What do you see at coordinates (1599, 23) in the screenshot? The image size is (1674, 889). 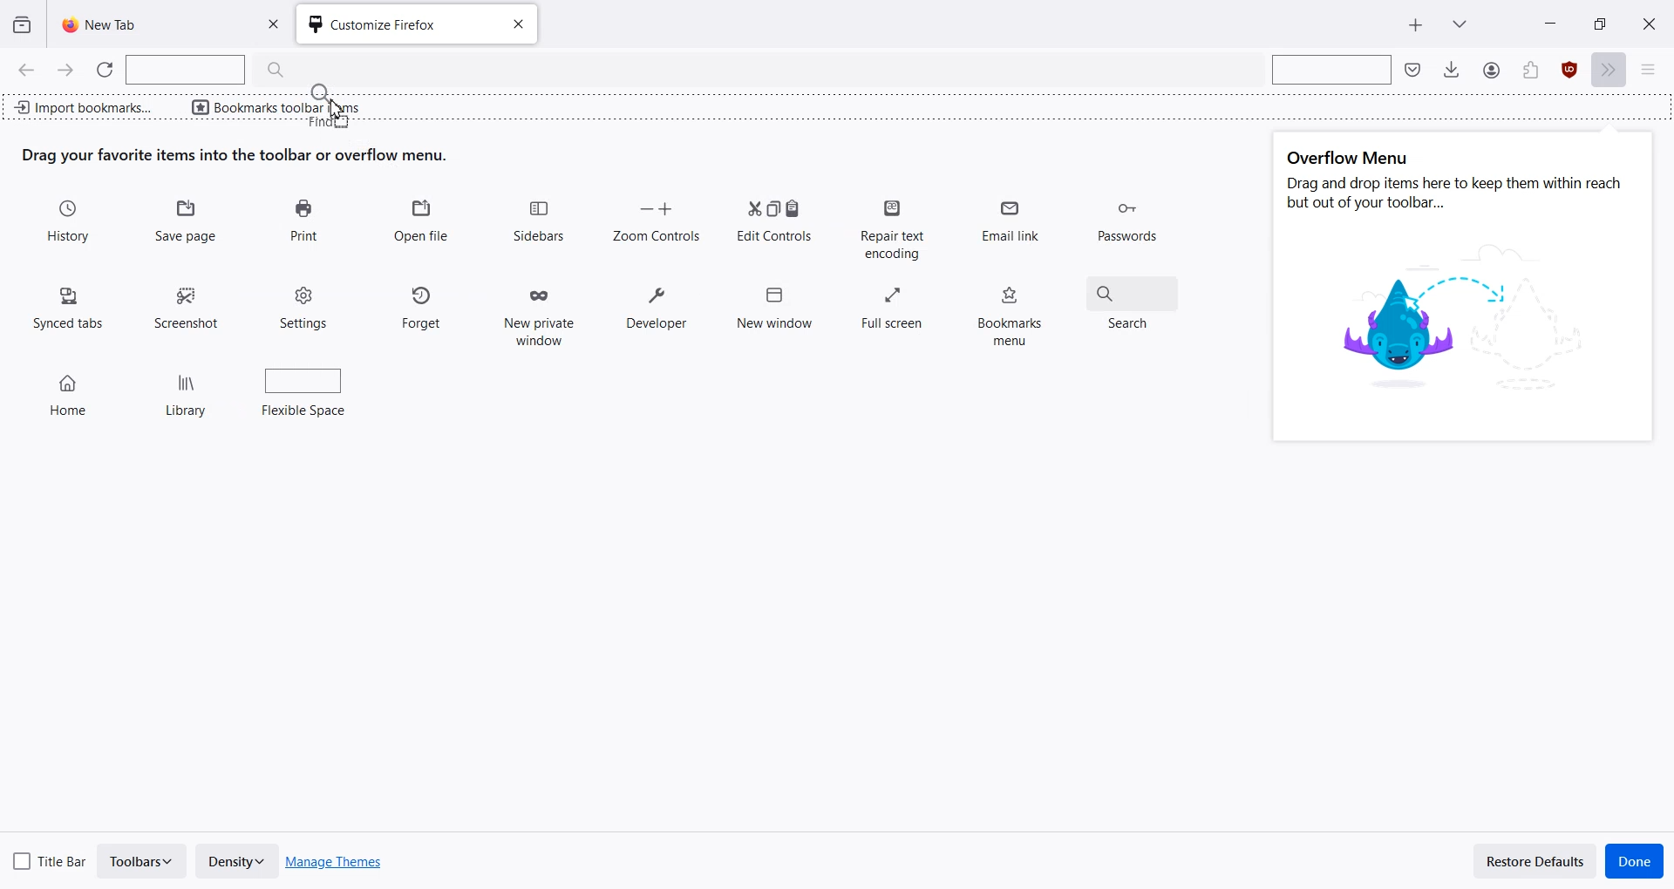 I see `Maximize` at bounding box center [1599, 23].